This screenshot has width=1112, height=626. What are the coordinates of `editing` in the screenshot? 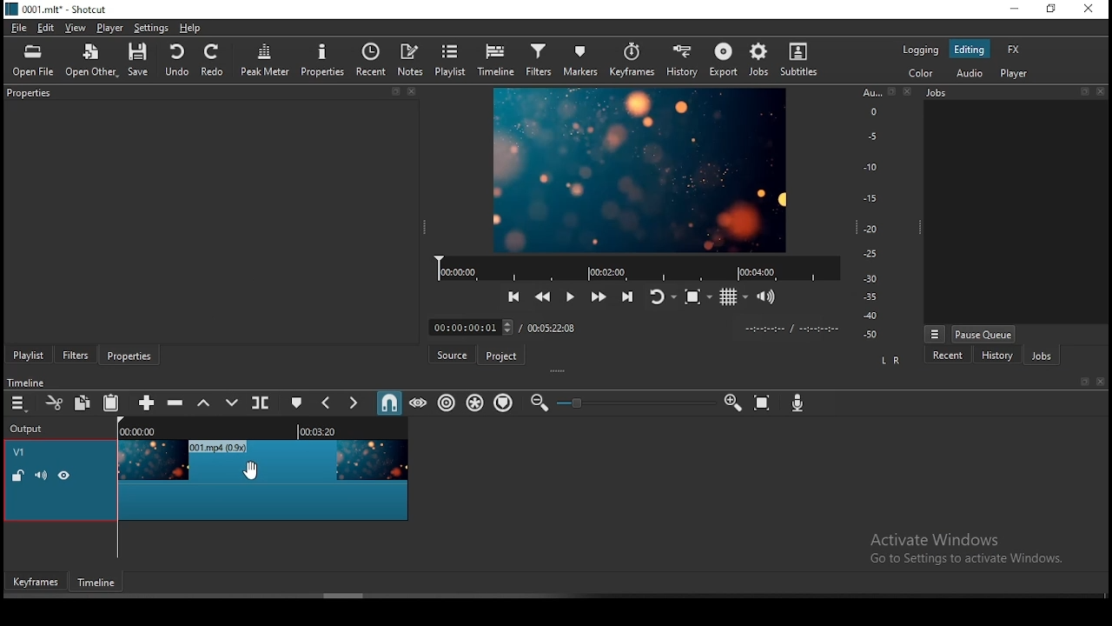 It's located at (969, 50).